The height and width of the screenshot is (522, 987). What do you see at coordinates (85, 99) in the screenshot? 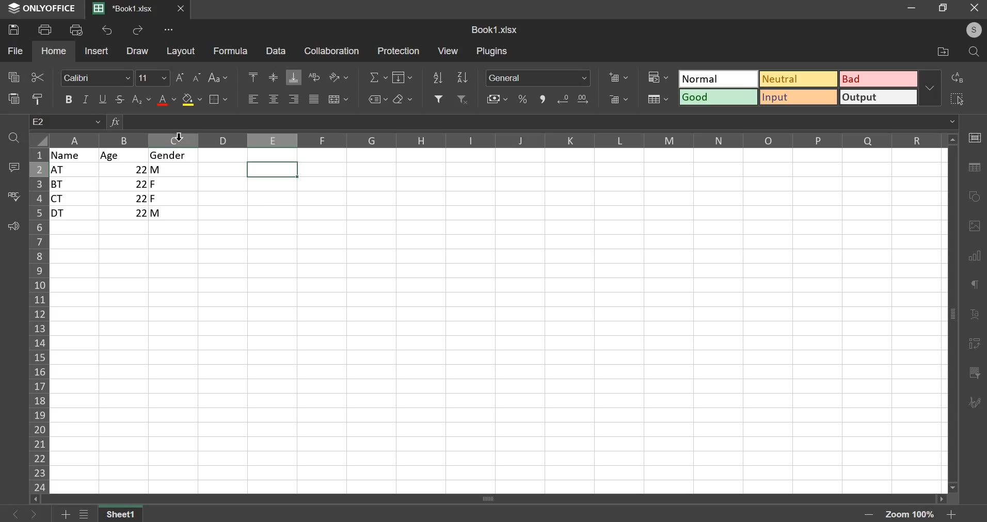
I see `italic` at bounding box center [85, 99].